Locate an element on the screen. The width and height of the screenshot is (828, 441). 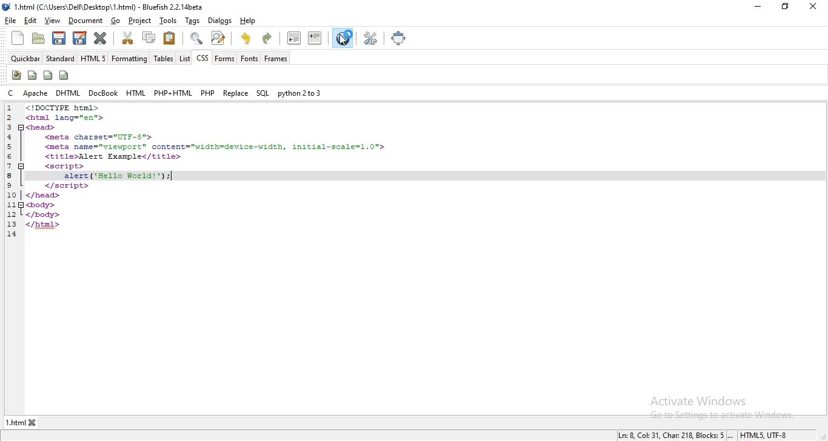
Activate Windows is located at coordinates (698, 400).